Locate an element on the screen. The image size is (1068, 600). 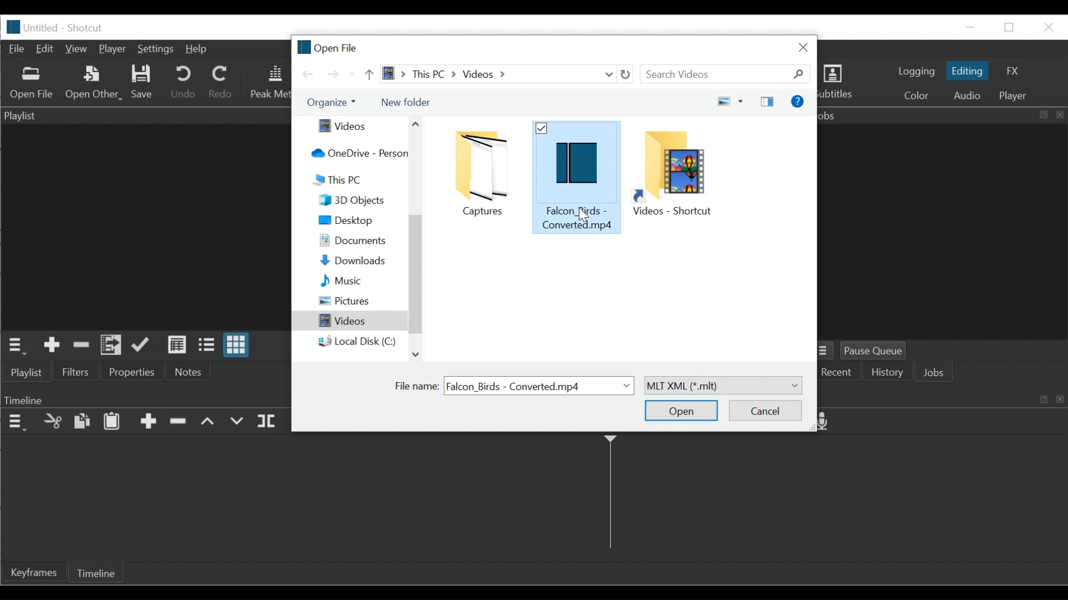
Save is located at coordinates (141, 83).